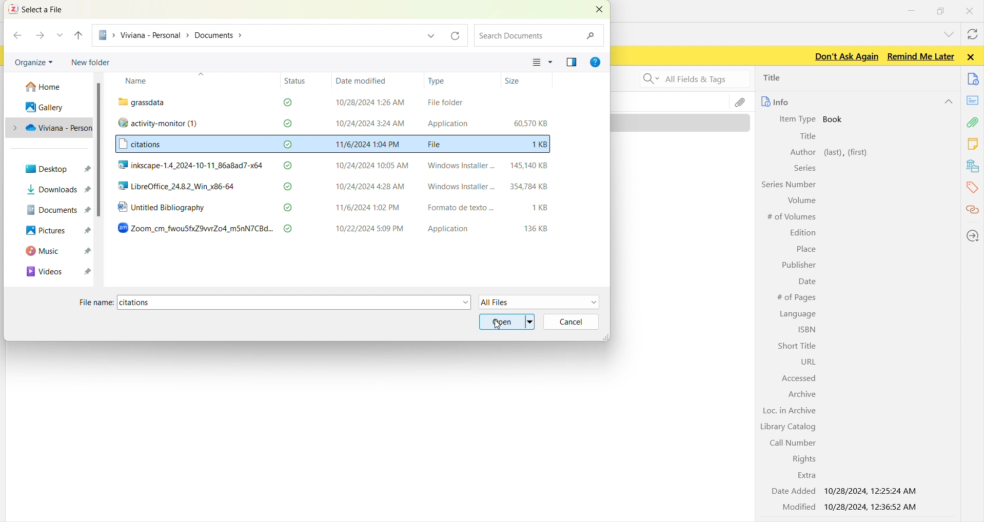  I want to click on check, so click(289, 228).